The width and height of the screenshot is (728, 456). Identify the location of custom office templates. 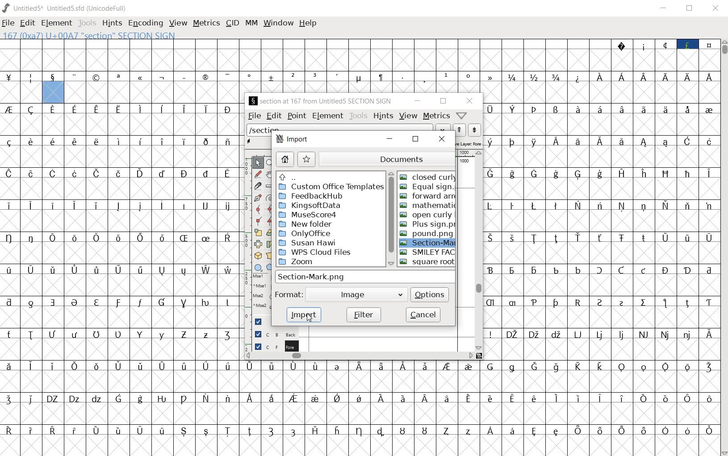
(331, 187).